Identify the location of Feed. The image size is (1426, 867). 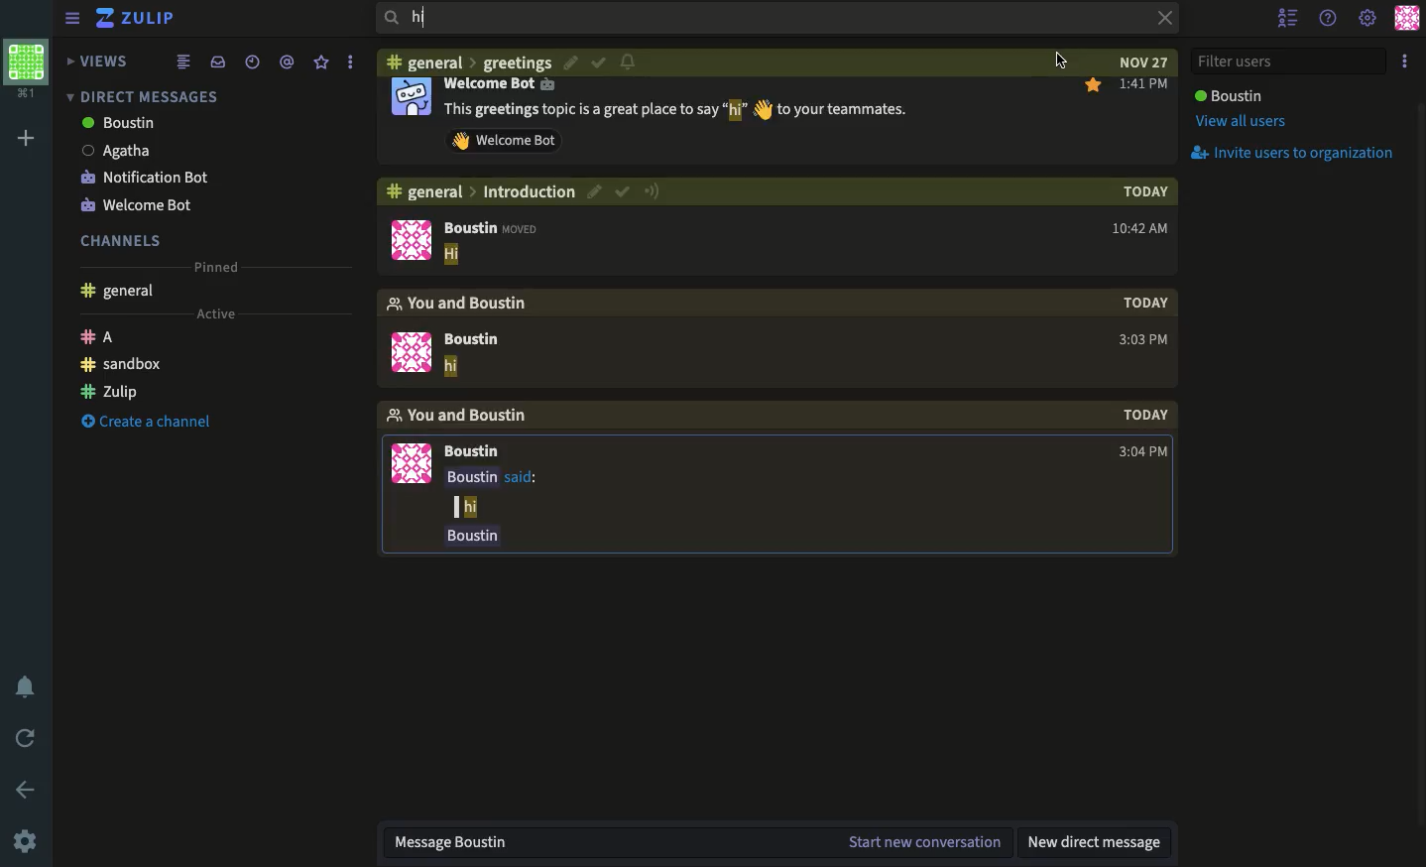
(181, 63).